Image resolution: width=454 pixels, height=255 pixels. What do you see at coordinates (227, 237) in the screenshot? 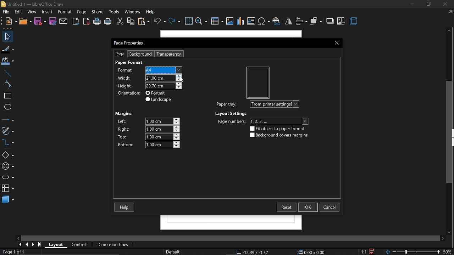
I see `scroll` at bounding box center [227, 237].